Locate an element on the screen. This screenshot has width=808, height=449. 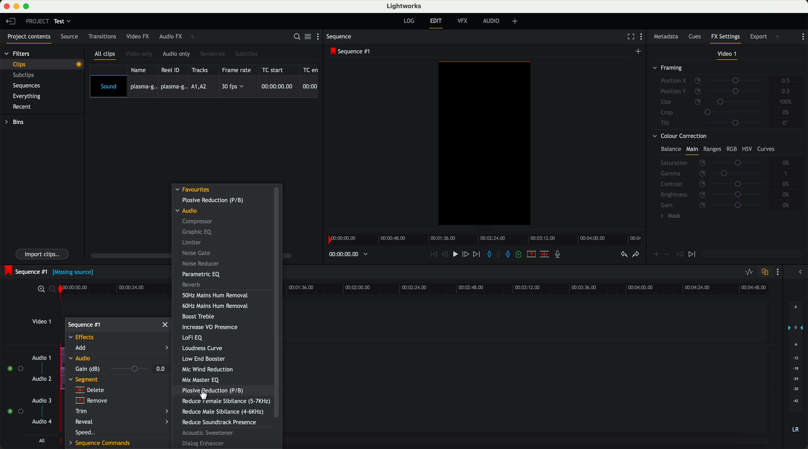
TC start is located at coordinates (275, 70).